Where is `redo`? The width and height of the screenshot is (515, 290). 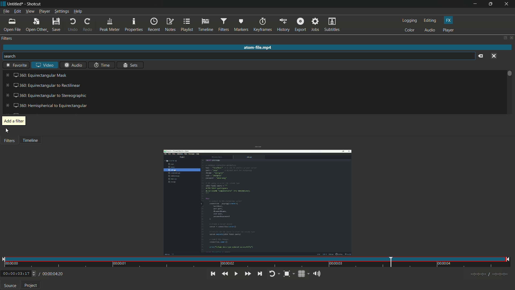 redo is located at coordinates (88, 25).